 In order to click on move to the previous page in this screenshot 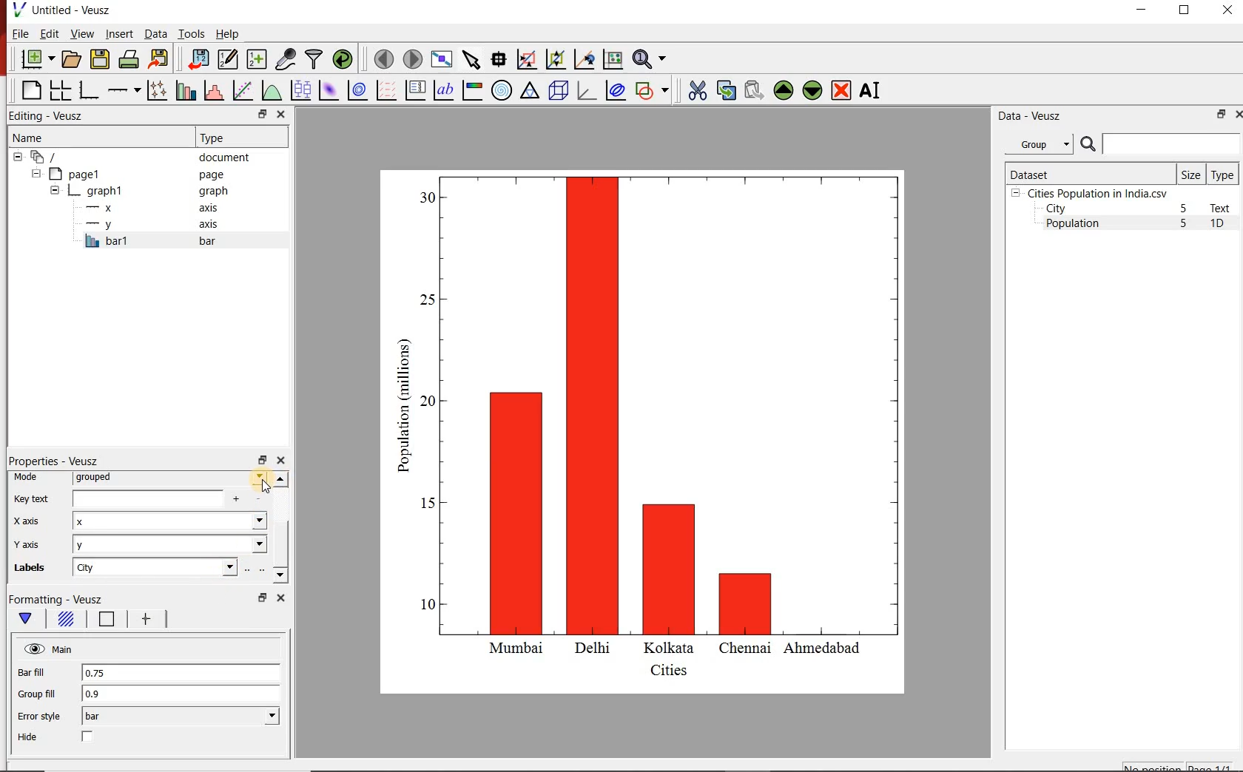, I will do `click(382, 58)`.